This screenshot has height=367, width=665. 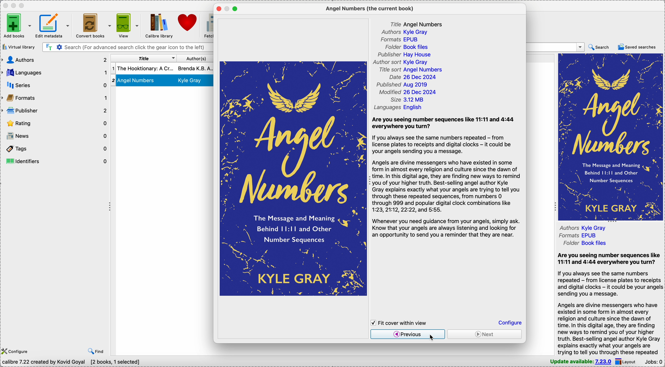 I want to click on title, so click(x=145, y=58).